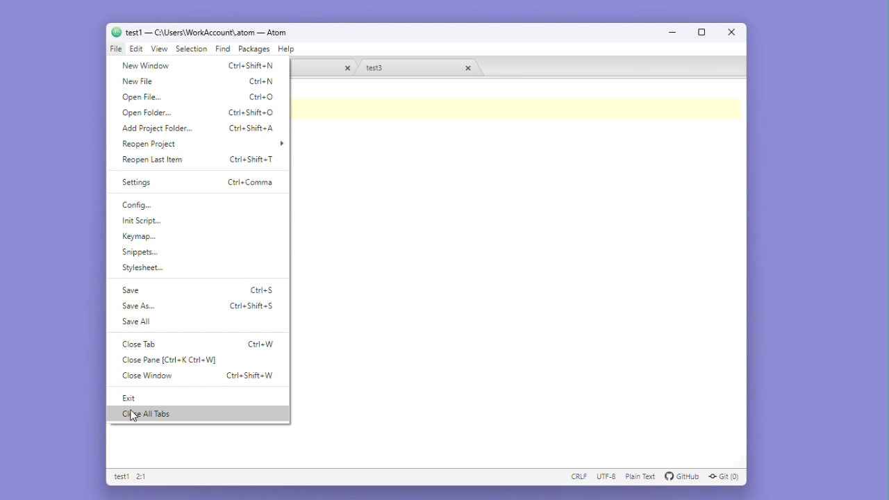 This screenshot has height=500, width=889. Describe the element at coordinates (137, 50) in the screenshot. I see `Edit` at that location.